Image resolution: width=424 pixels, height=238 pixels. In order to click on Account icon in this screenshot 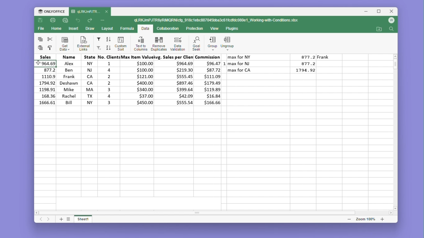, I will do `click(391, 20)`.